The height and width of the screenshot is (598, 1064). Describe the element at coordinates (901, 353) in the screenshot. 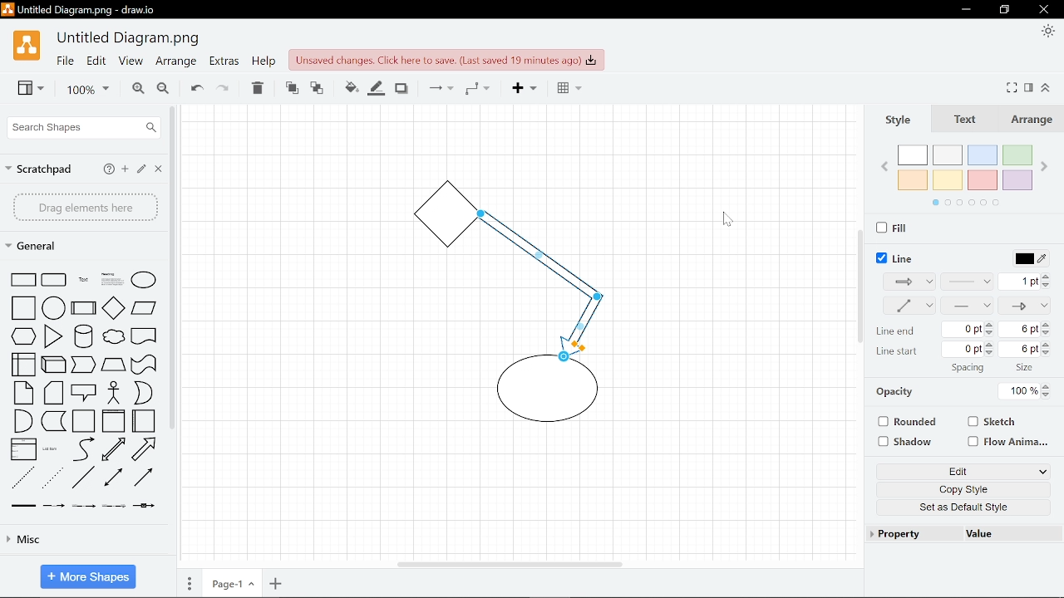

I see `Line starts` at that location.